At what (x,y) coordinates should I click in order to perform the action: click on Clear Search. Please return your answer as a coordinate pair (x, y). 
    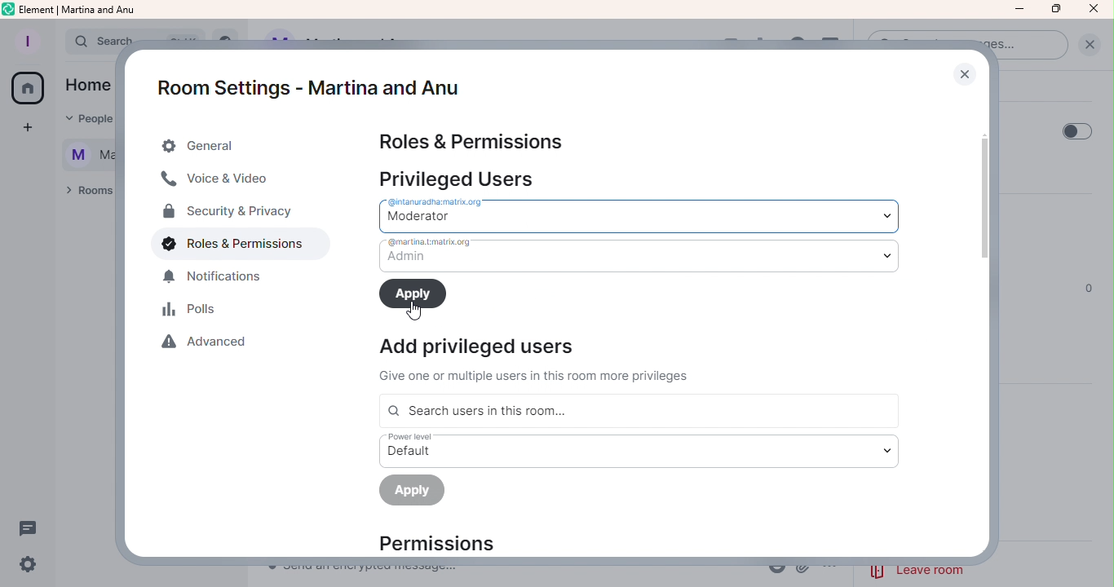
    Looking at the image, I should click on (1089, 44).